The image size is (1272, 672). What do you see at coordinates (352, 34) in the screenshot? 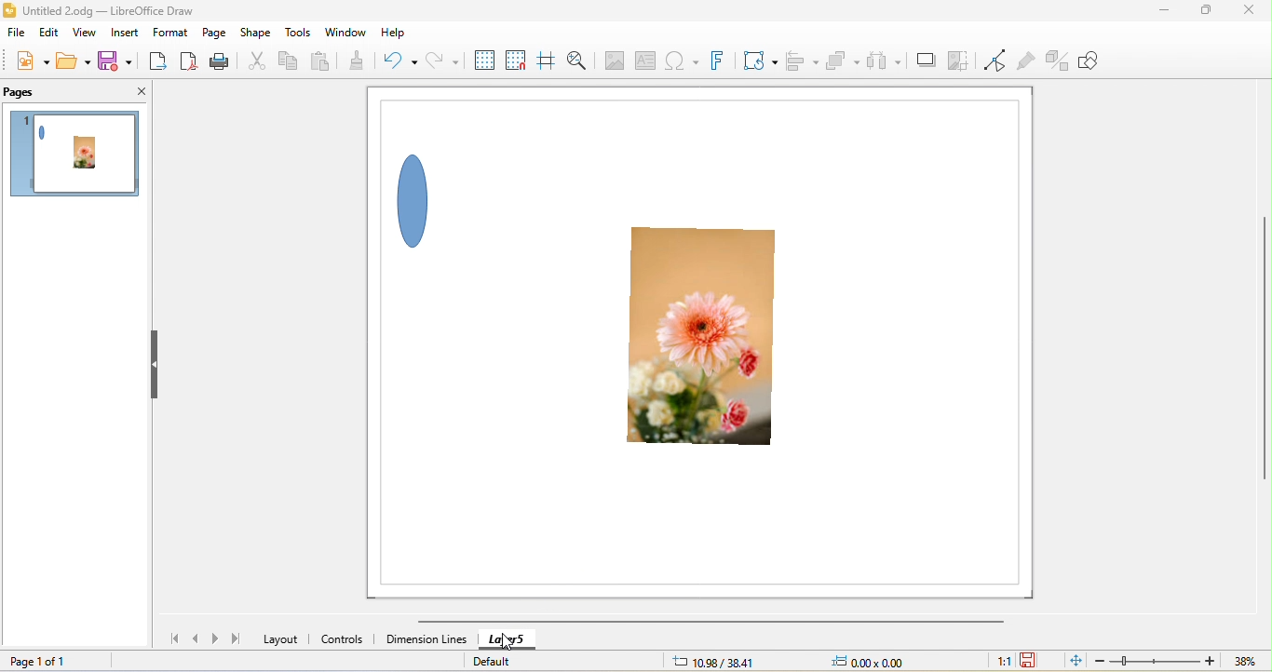
I see `window` at bounding box center [352, 34].